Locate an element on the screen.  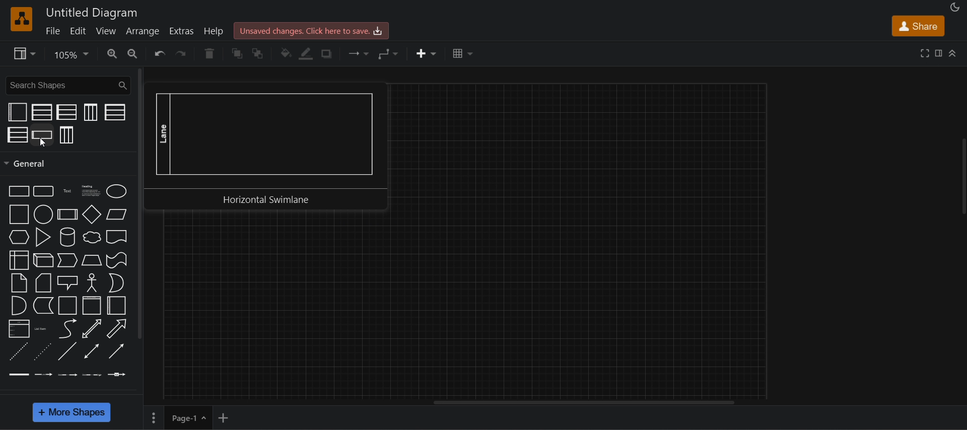
page 1 is located at coordinates (188, 418).